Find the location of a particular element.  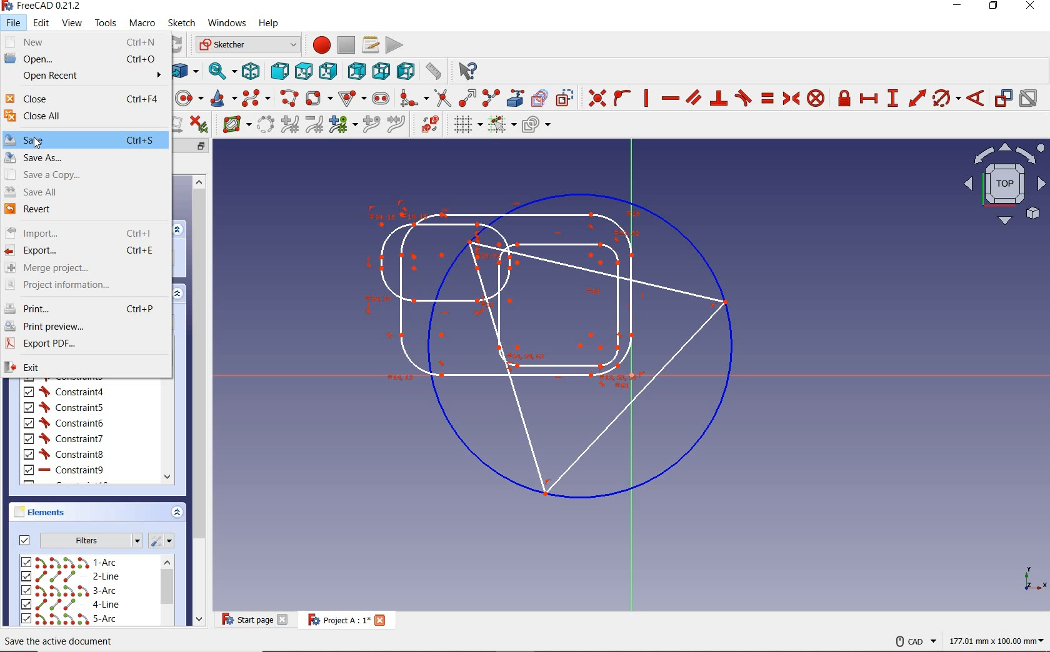

create polyine is located at coordinates (287, 98).